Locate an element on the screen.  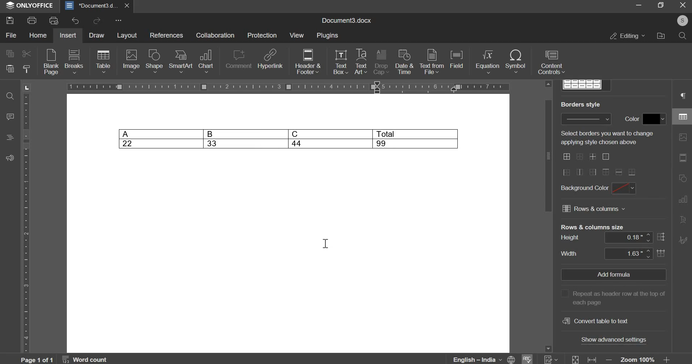
paste is located at coordinates (9, 69).